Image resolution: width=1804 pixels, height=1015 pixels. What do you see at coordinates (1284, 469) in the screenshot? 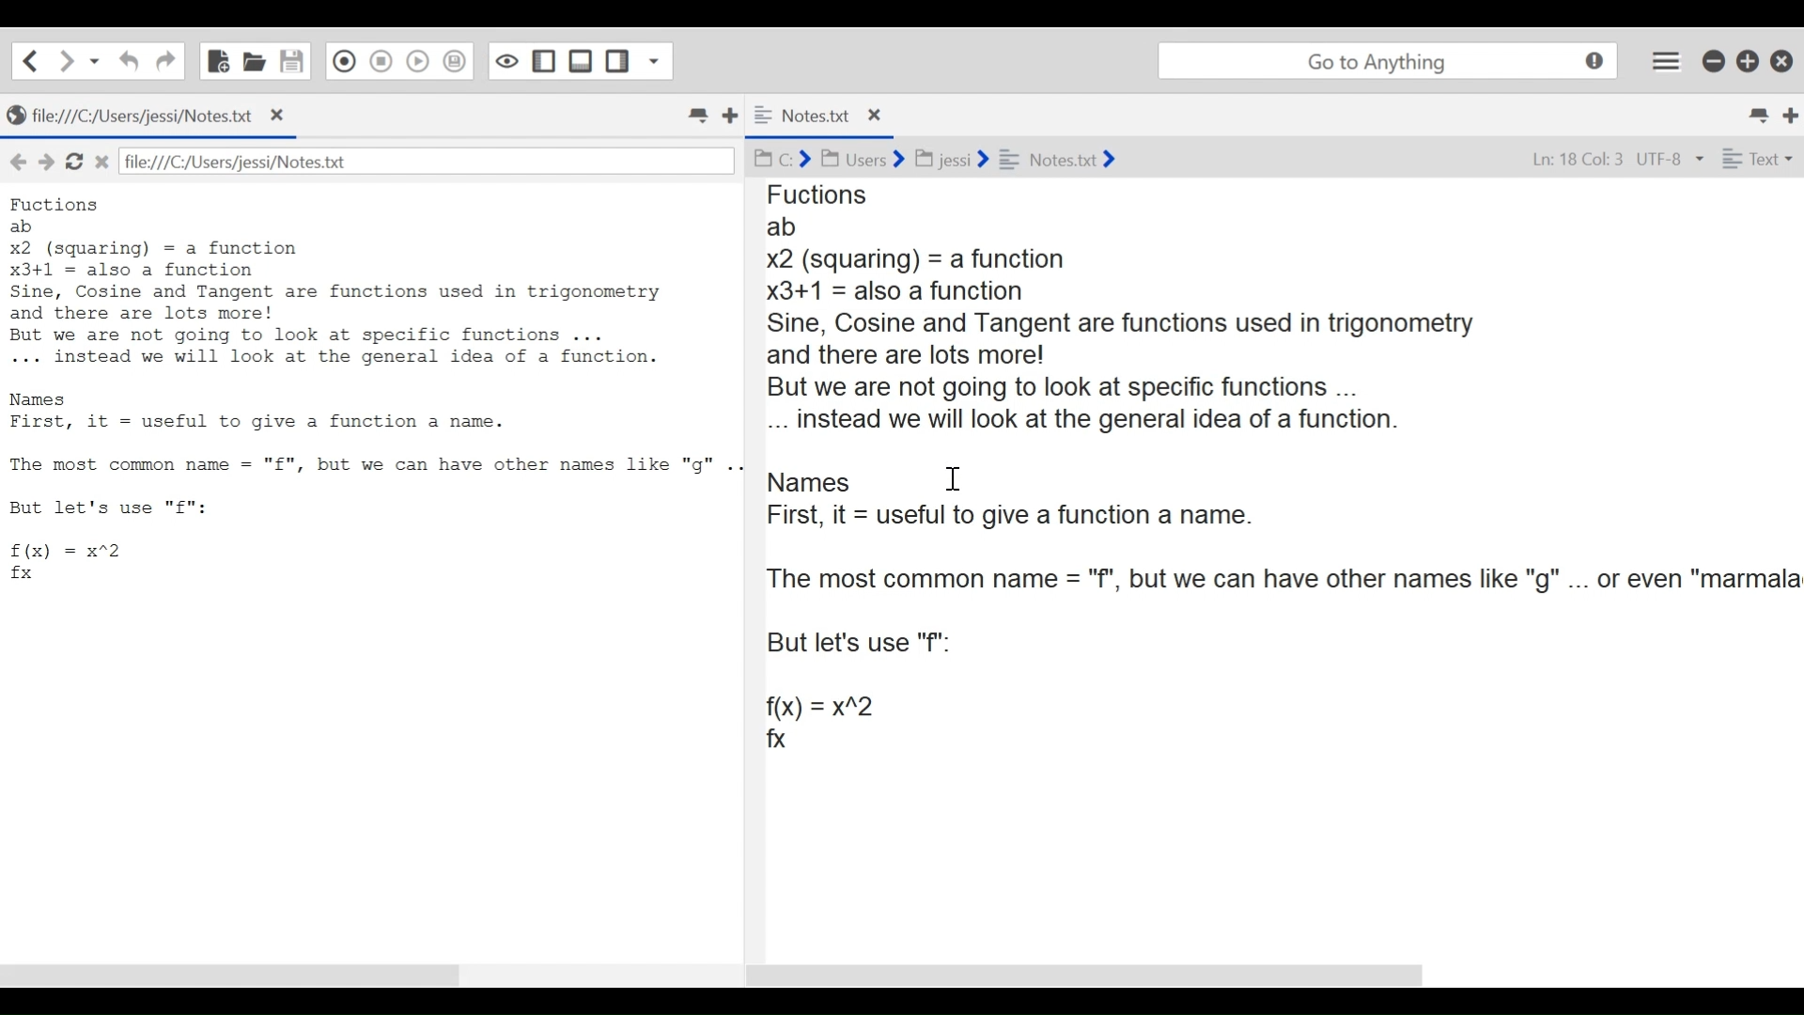
I see `FuctionsabX2 (squaring) = a functionx3+1 = also a functionSine, Cosine and Tangent are functions used in trigonometryand there are lots more!But we are not going to look at specific functions ...... instead we will look at the general idea of a function.© Names IFirst, it = useful to give a function a name.The most common name = "f", but we can have other names like "g" ... or even "marmala But let's use "f":f(x) = x^2fx` at bounding box center [1284, 469].